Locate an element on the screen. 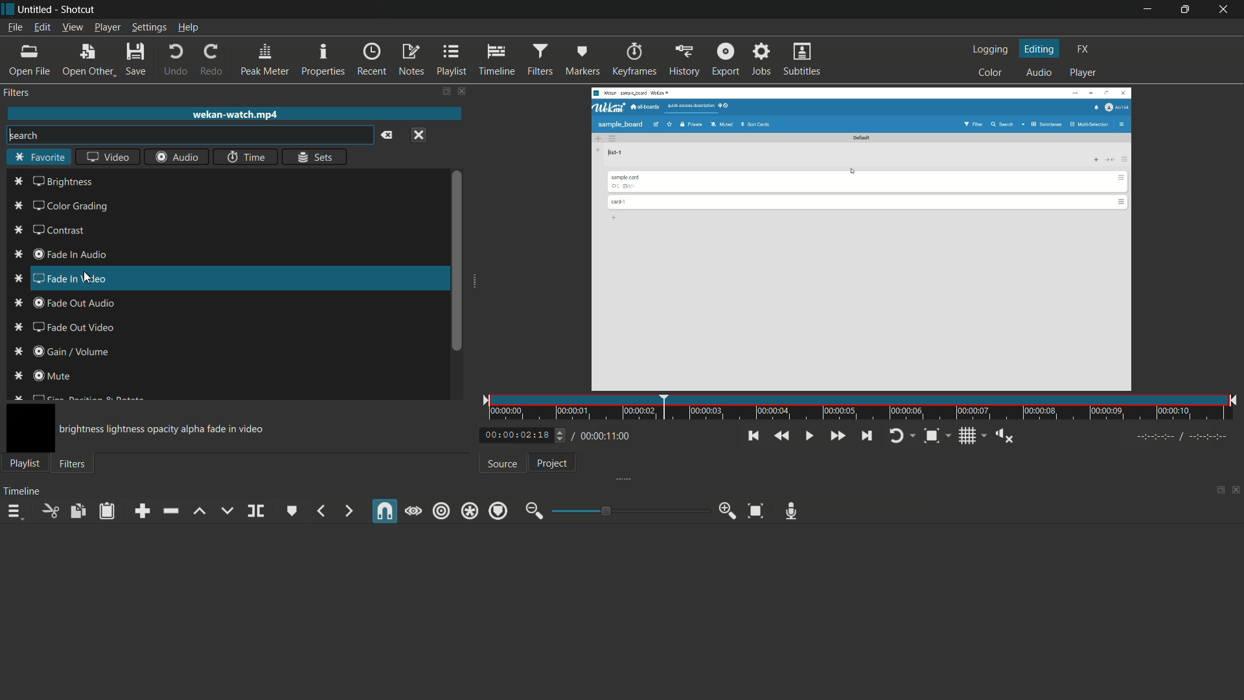  project name is located at coordinates (34, 10).